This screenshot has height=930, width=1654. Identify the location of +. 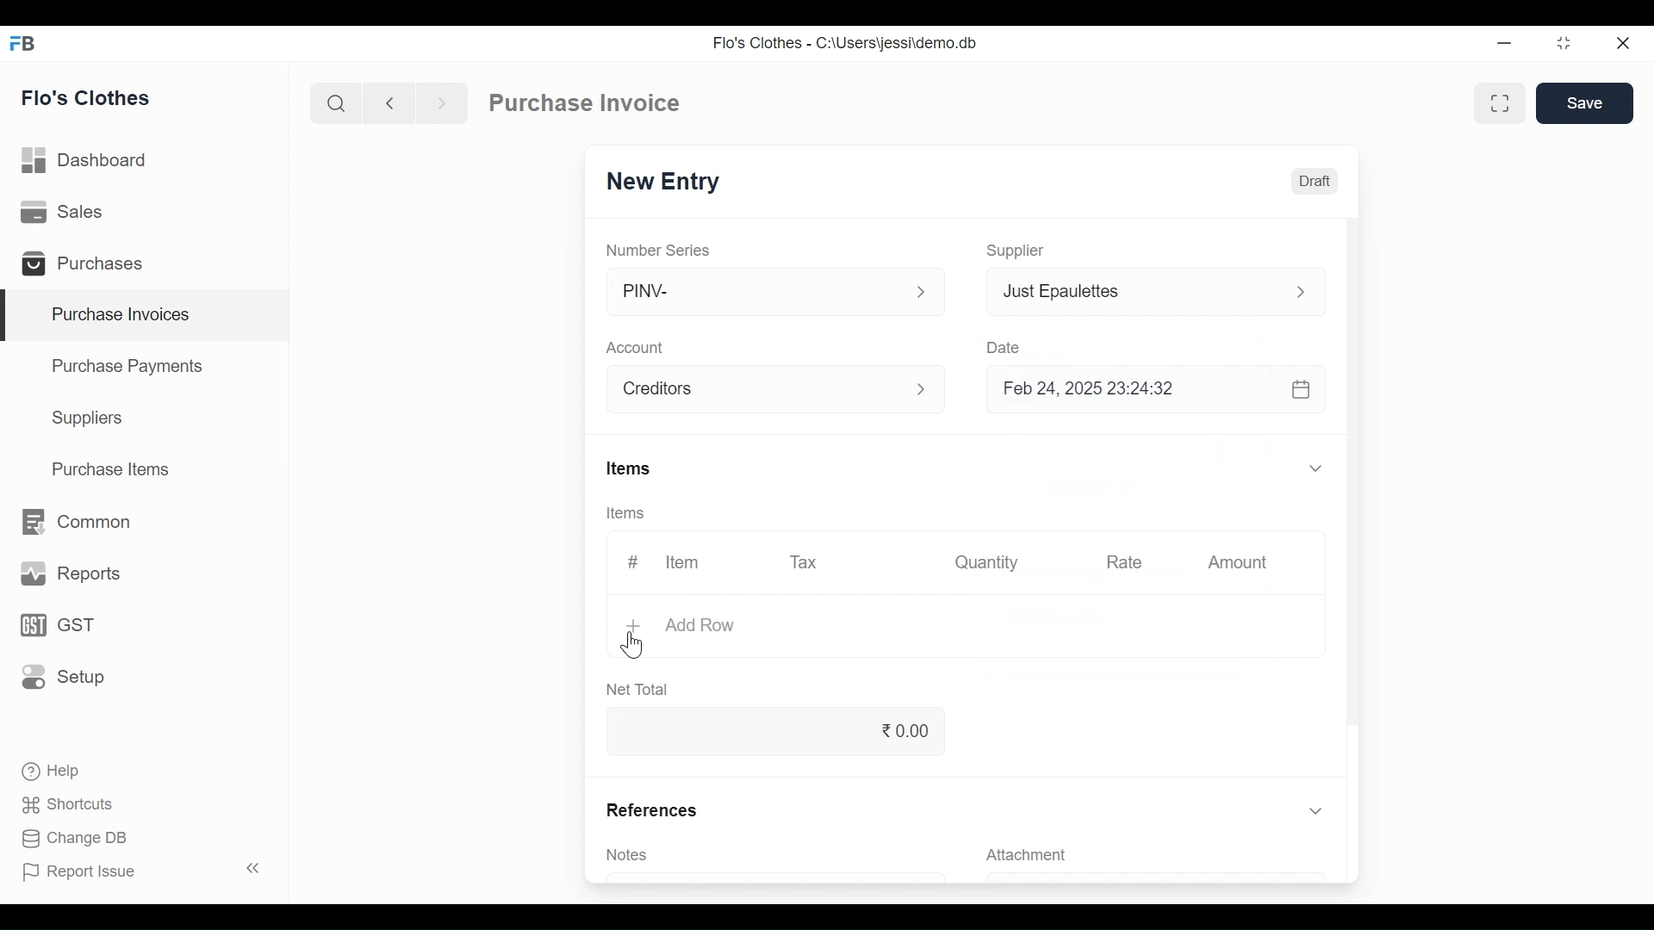
(637, 626).